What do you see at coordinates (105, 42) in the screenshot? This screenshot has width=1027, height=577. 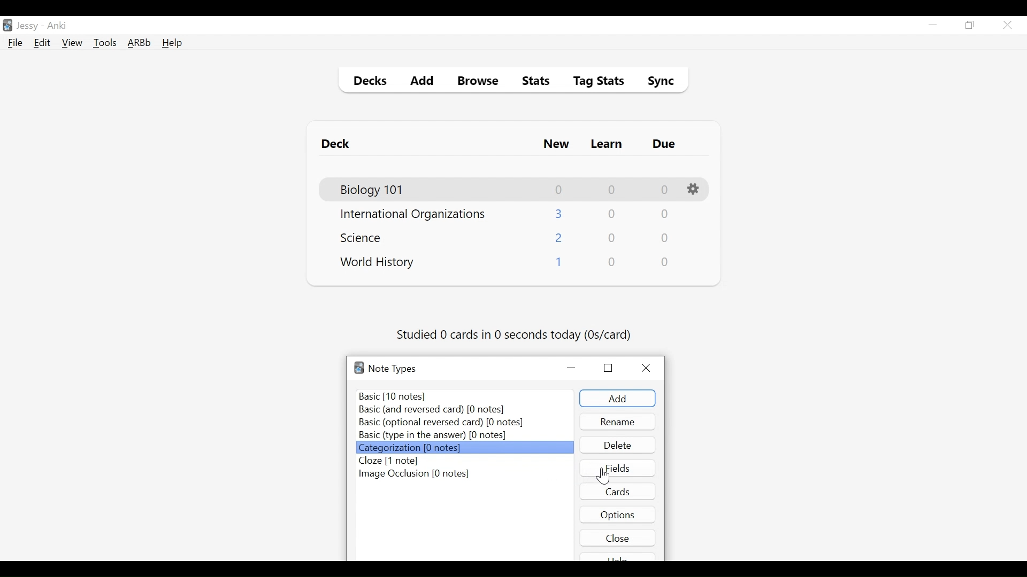 I see `Tools` at bounding box center [105, 42].